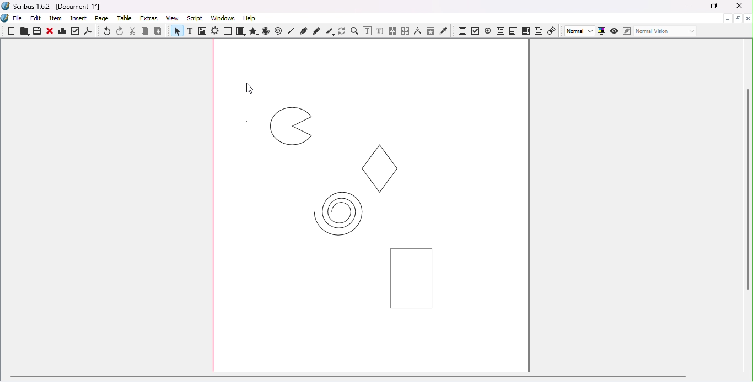 The width and height of the screenshot is (753, 382). I want to click on Edit text with story editor, so click(380, 31).